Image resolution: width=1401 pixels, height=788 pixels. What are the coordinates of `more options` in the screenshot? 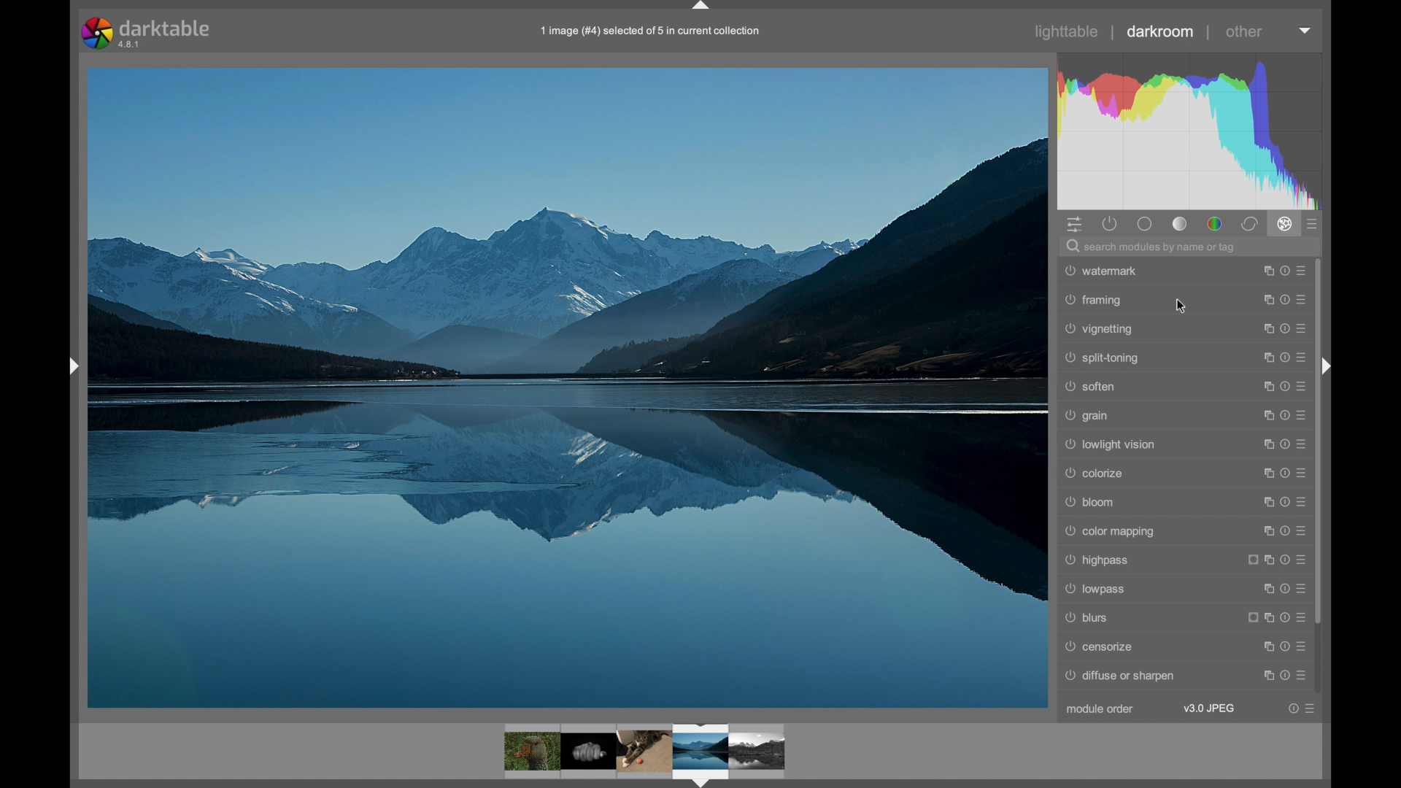 It's located at (1306, 31).